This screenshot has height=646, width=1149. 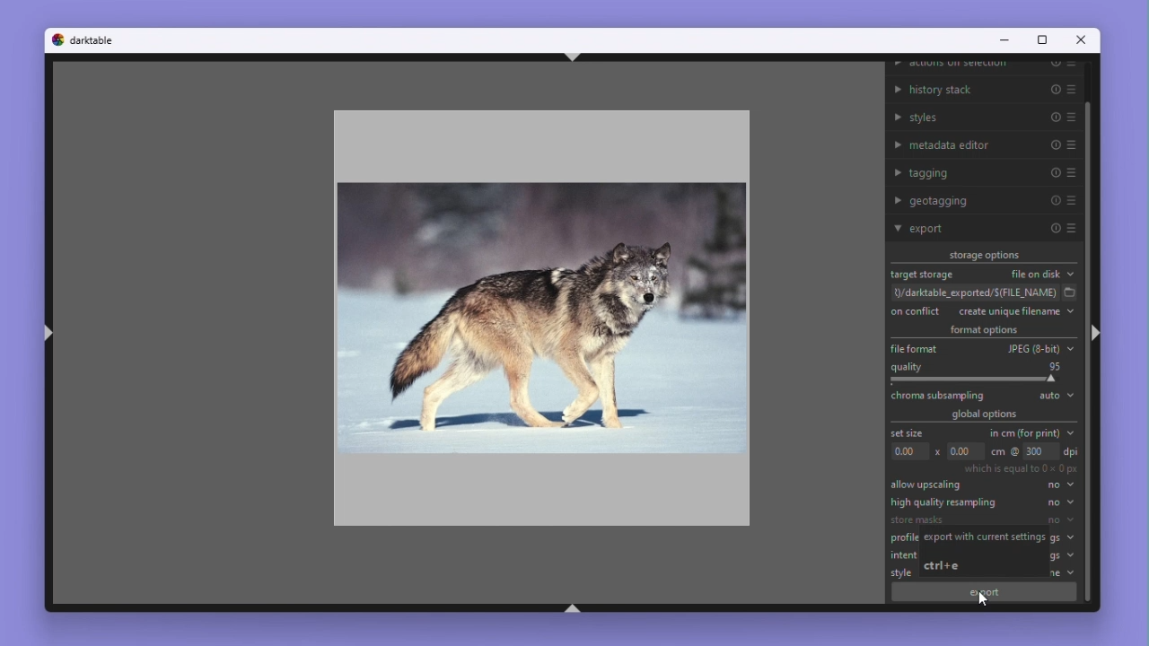 I want to click on Metadata editor, so click(x=987, y=144).